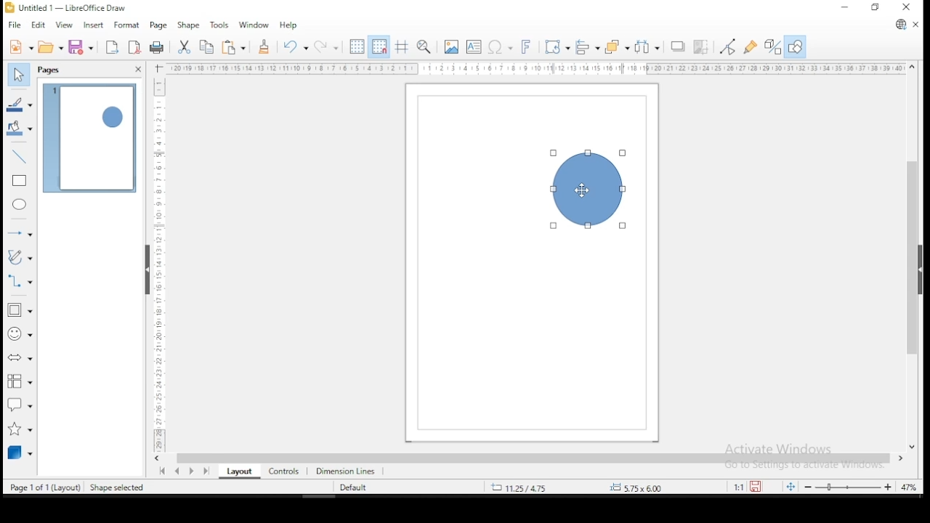 The height and width of the screenshot is (523, 930). I want to click on zoom slider, so click(847, 486).